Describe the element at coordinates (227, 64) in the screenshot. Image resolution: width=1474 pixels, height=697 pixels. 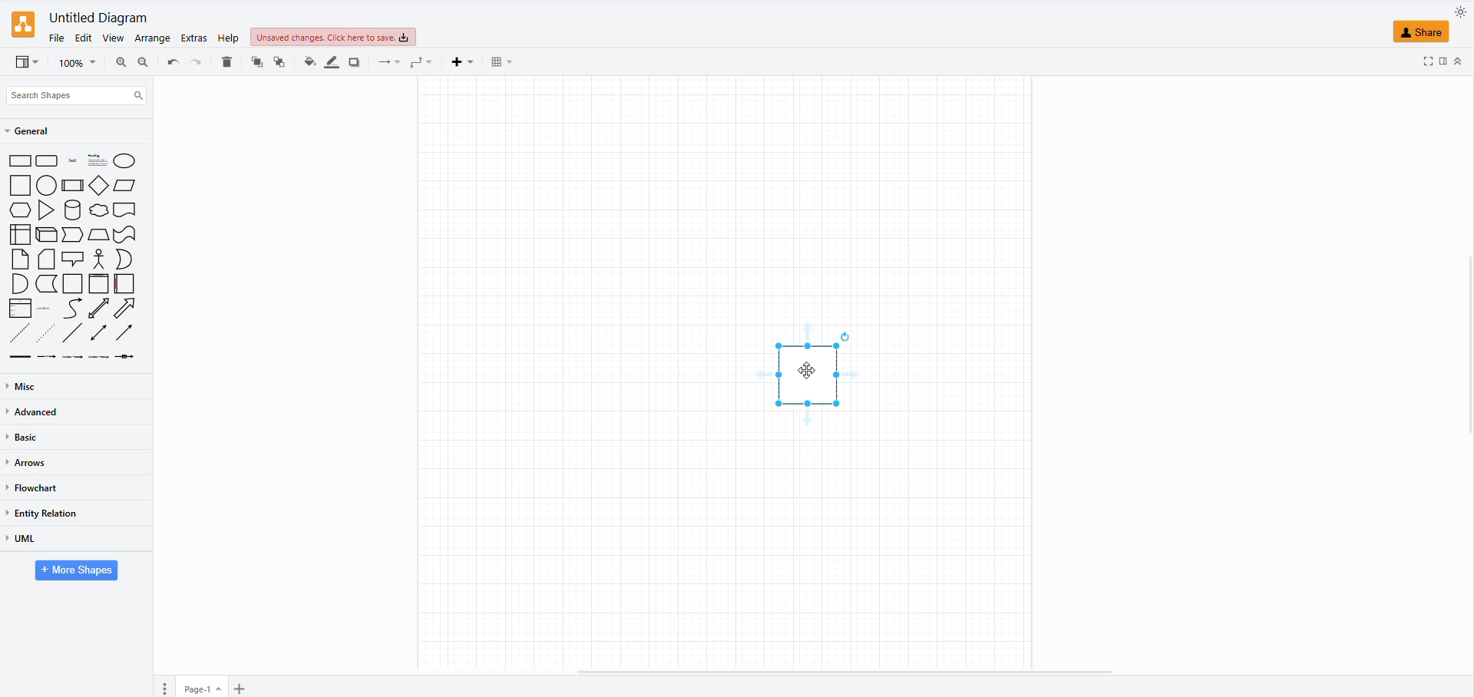
I see `delete` at that location.